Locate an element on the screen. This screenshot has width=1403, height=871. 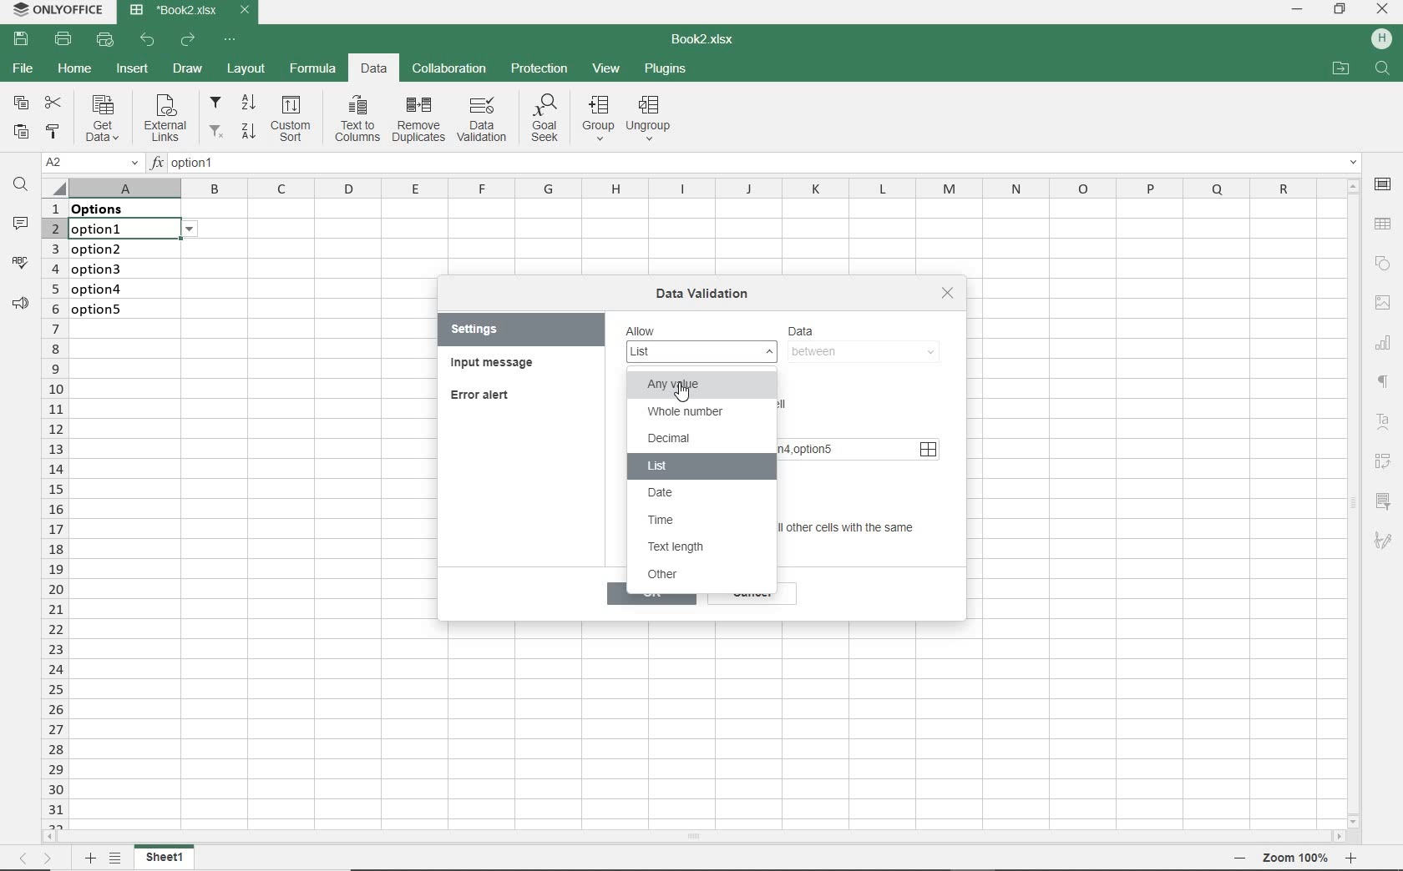
filter from A to Z is located at coordinates (234, 103).